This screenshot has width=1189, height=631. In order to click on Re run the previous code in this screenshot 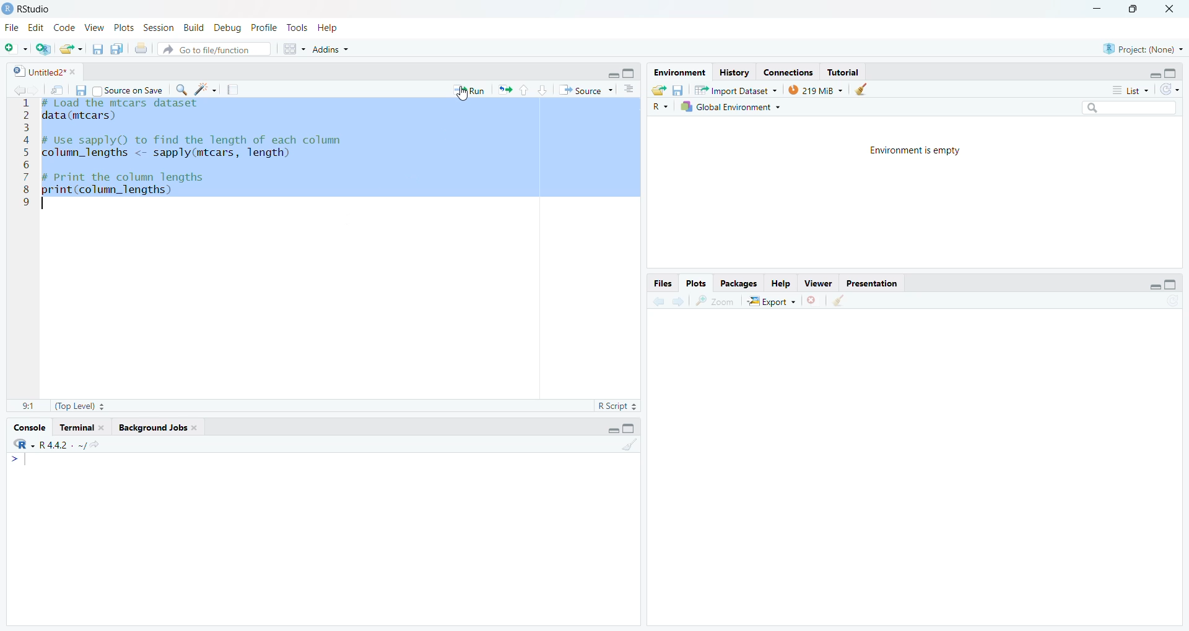, I will do `click(504, 89)`.